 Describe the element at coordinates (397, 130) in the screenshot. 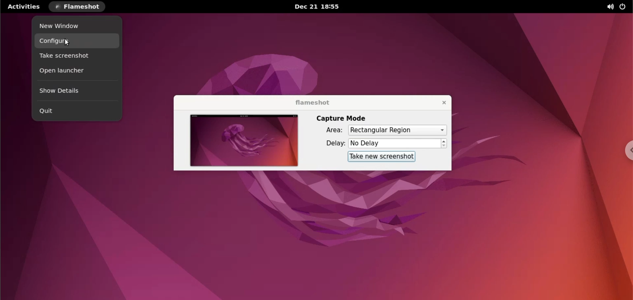

I see `Rectangular Region` at that location.